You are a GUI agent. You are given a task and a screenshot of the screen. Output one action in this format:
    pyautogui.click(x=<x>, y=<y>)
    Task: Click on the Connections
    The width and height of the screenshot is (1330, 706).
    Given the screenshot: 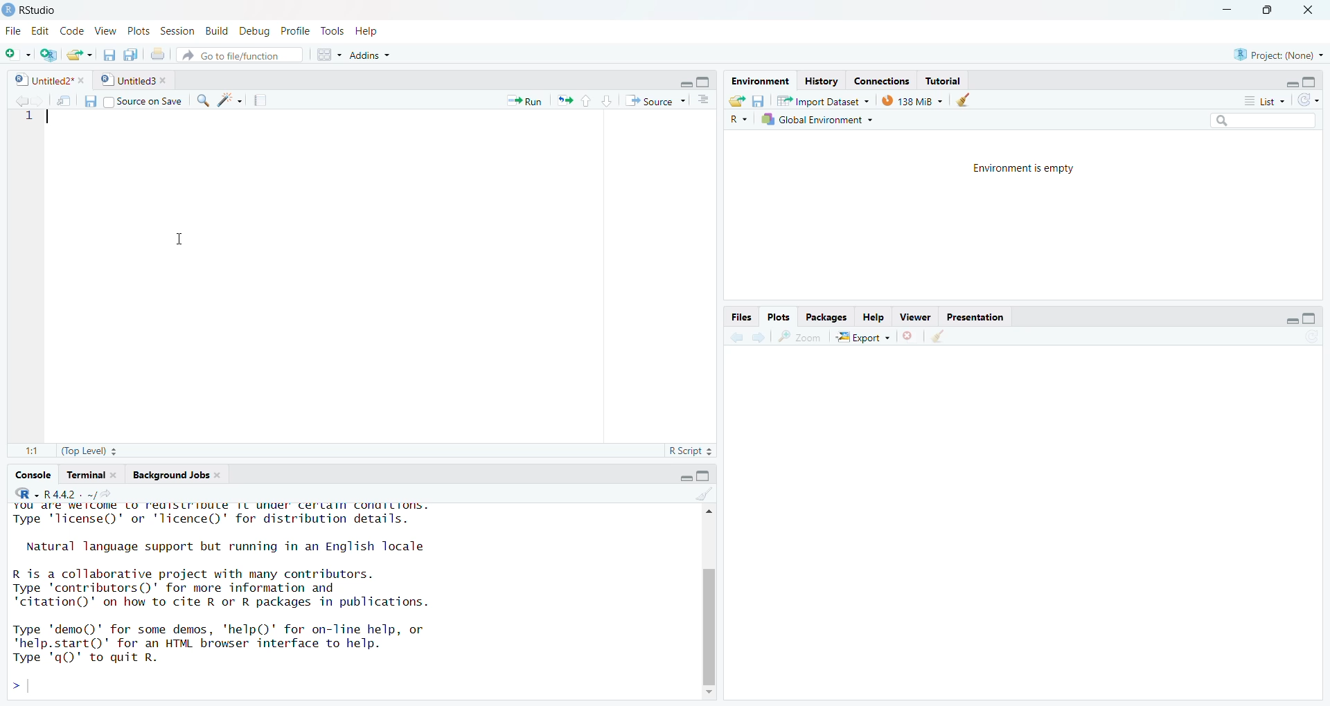 What is the action you would take?
    pyautogui.click(x=880, y=79)
    